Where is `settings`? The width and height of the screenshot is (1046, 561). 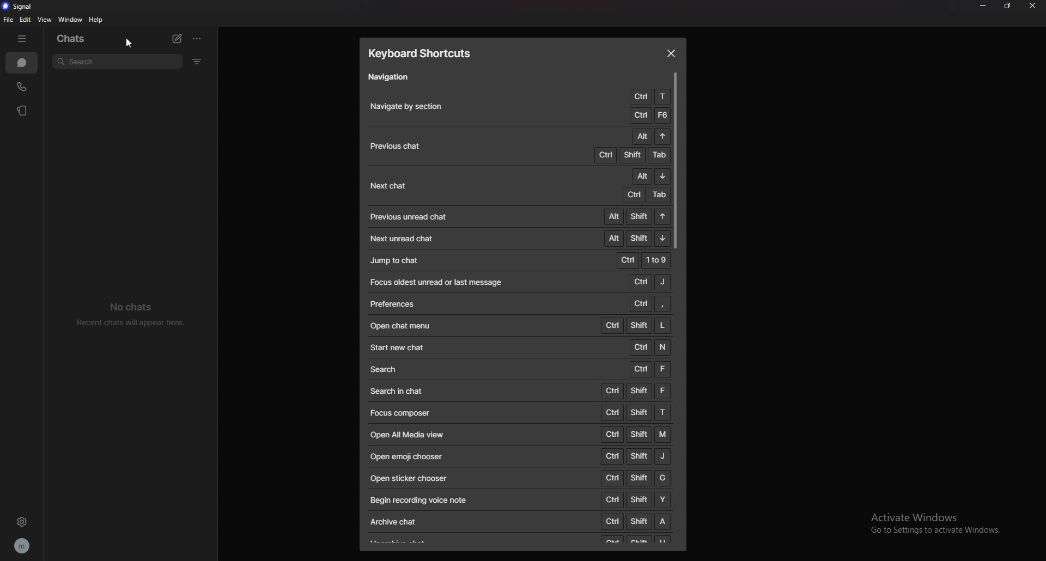
settings is located at coordinates (23, 521).